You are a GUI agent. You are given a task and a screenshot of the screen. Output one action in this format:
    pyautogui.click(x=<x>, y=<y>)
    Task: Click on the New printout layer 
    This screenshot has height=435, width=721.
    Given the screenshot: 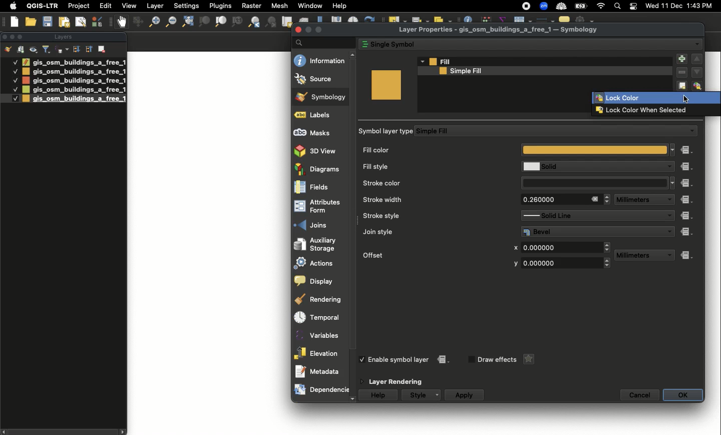 What is the action you would take?
    pyautogui.click(x=64, y=22)
    